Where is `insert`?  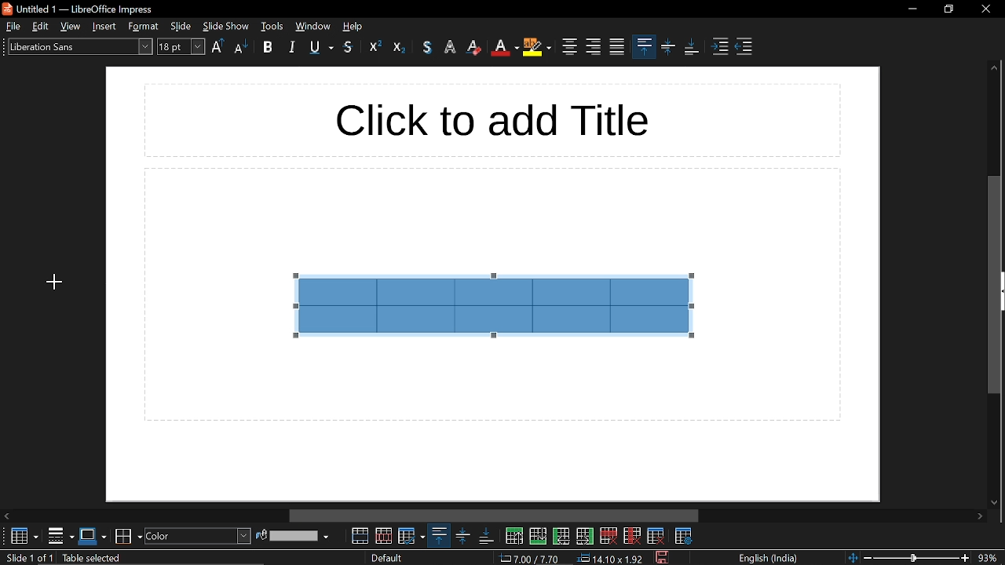
insert is located at coordinates (104, 27).